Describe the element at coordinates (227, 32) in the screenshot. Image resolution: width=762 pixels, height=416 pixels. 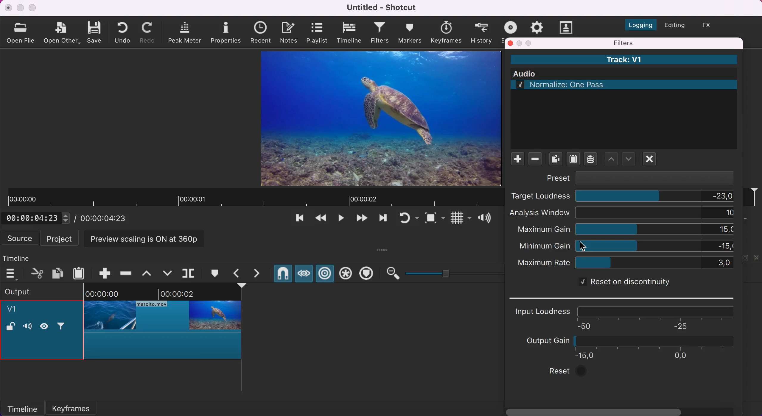
I see `properties` at that location.